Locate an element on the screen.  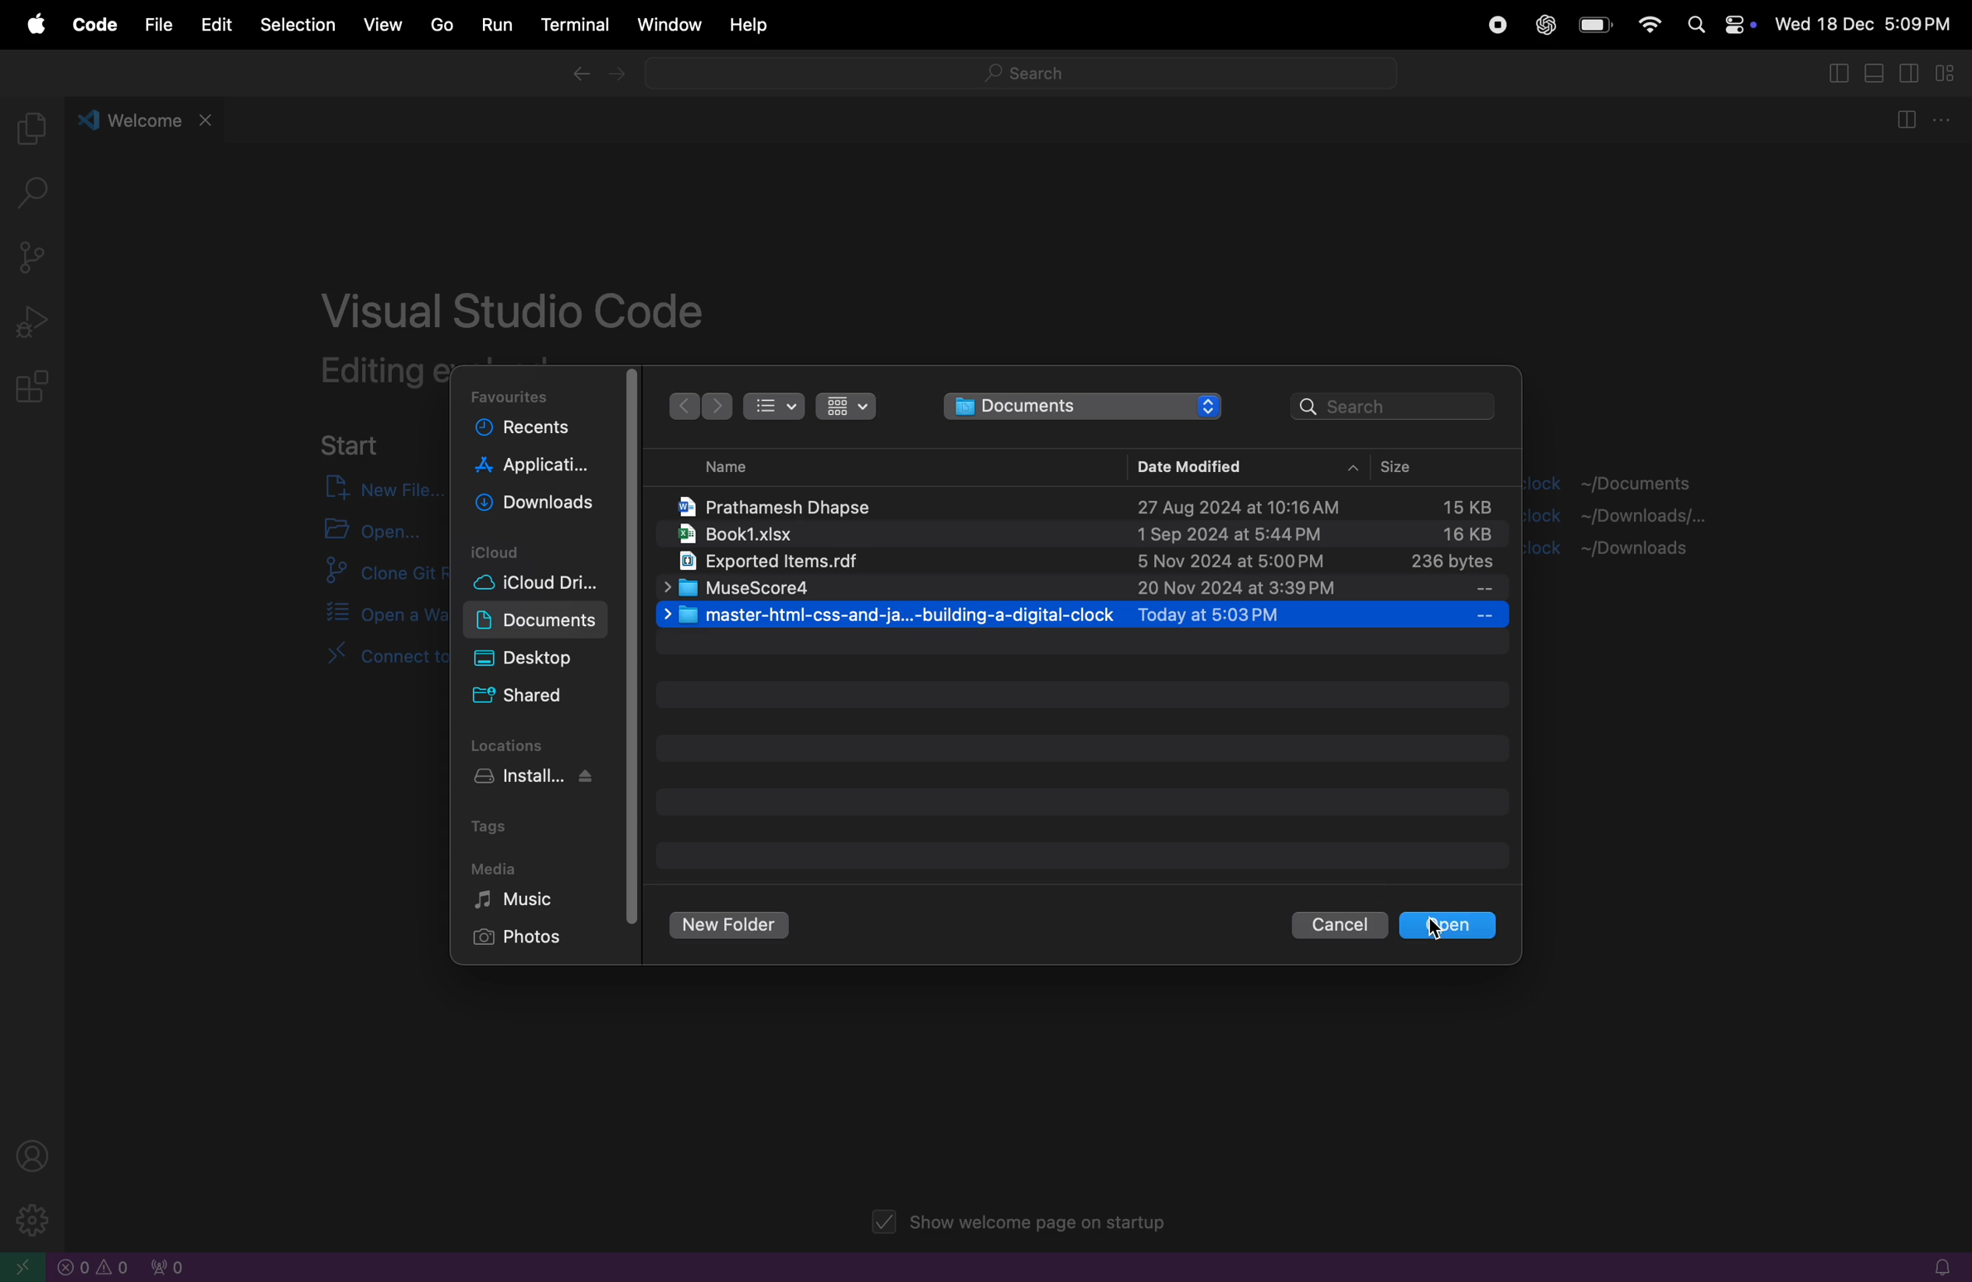
battery is located at coordinates (1595, 27).